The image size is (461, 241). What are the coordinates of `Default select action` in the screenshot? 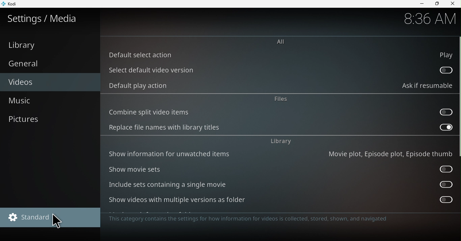 It's located at (279, 55).